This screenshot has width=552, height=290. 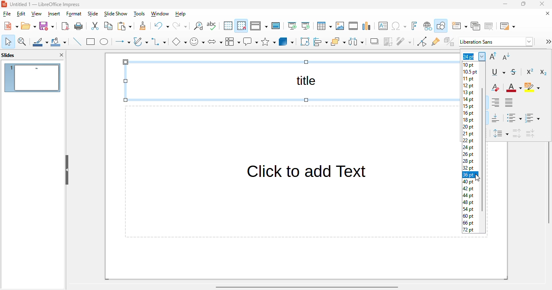 I want to click on toggle point edit mode, so click(x=422, y=41).